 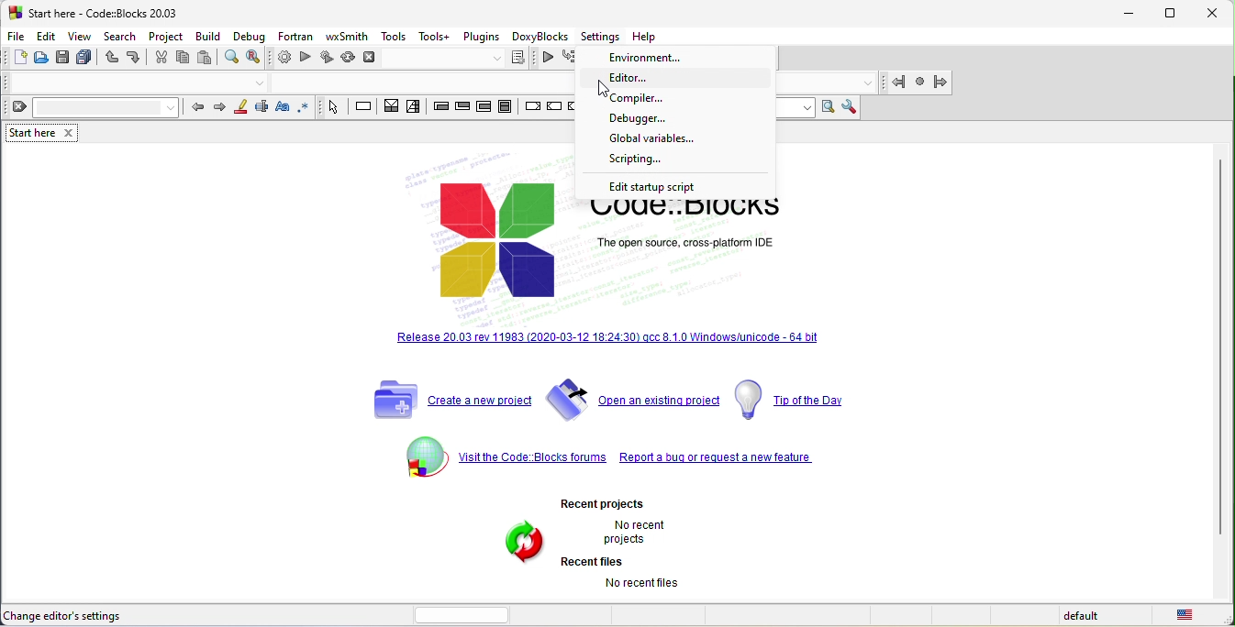 What do you see at coordinates (594, 541) in the screenshot?
I see `recent projects` at bounding box center [594, 541].